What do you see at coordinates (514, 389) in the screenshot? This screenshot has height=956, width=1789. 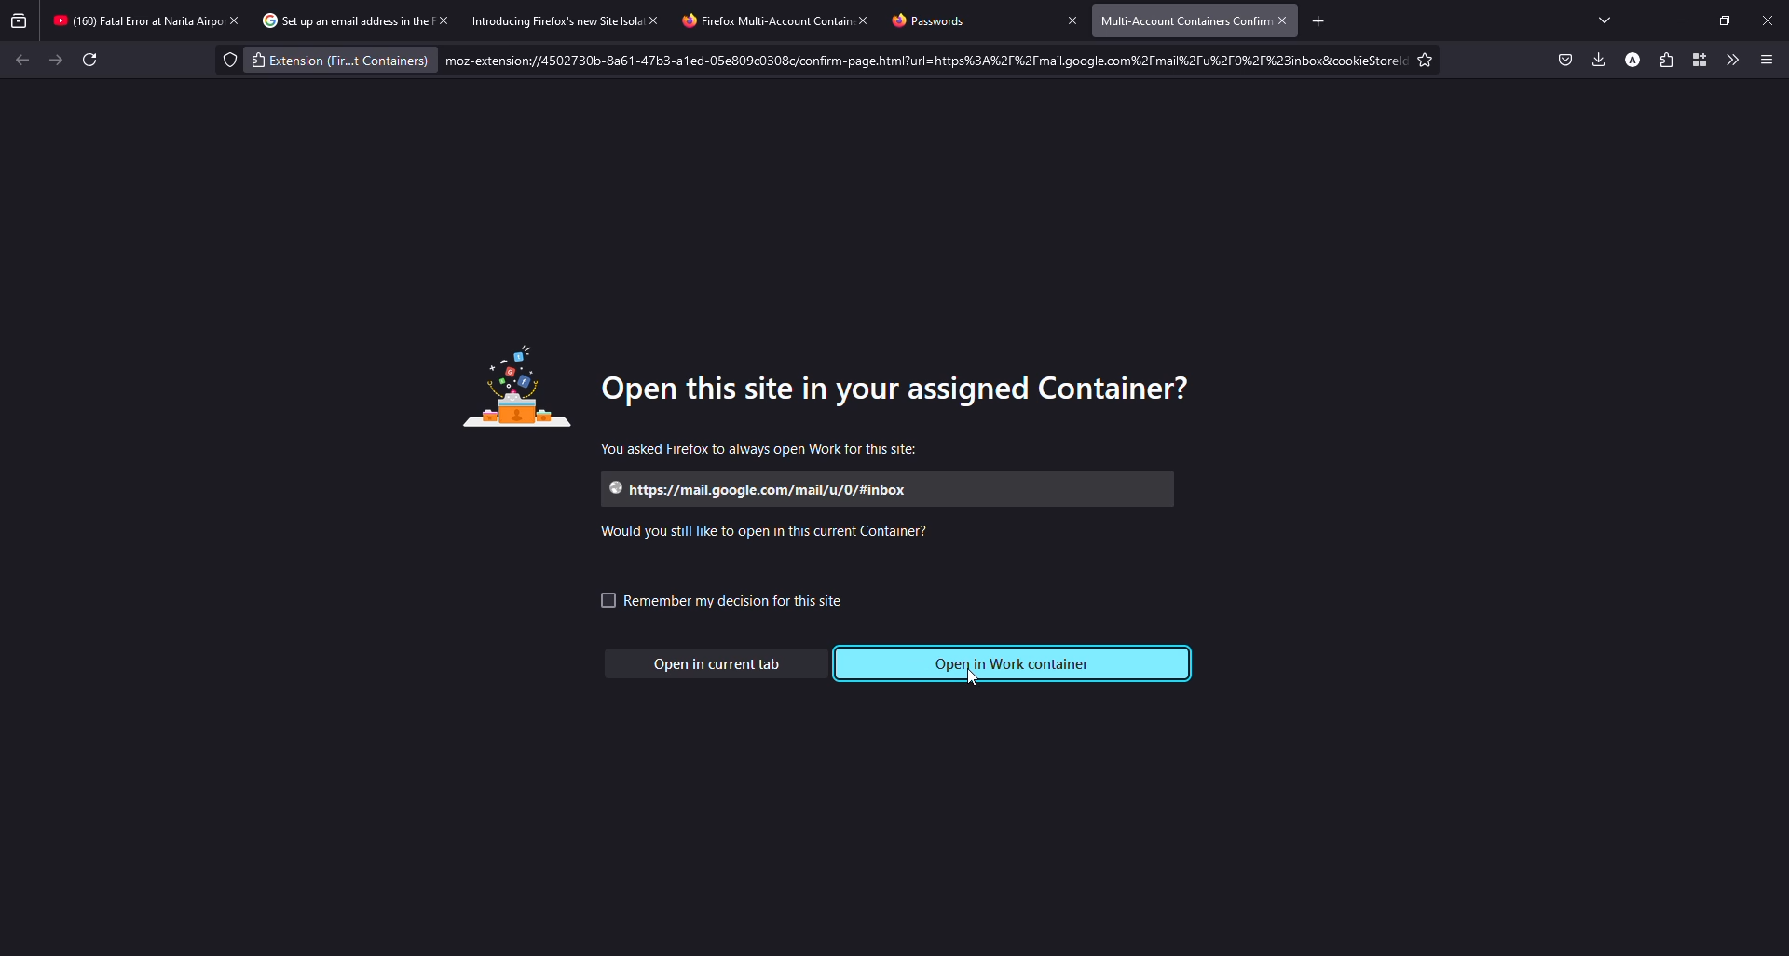 I see `image` at bounding box center [514, 389].